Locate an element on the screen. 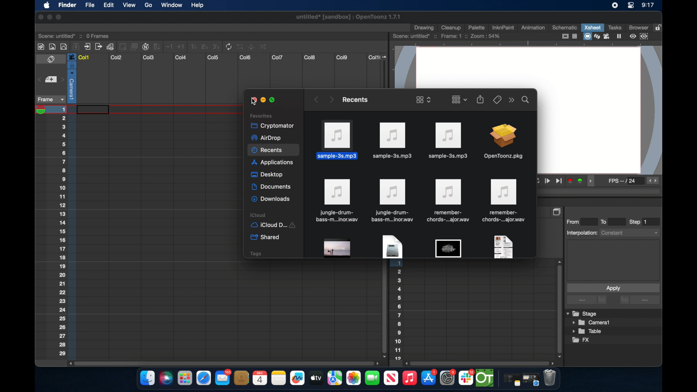 This screenshot has height=392, width=697. minimize is located at coordinates (262, 100).